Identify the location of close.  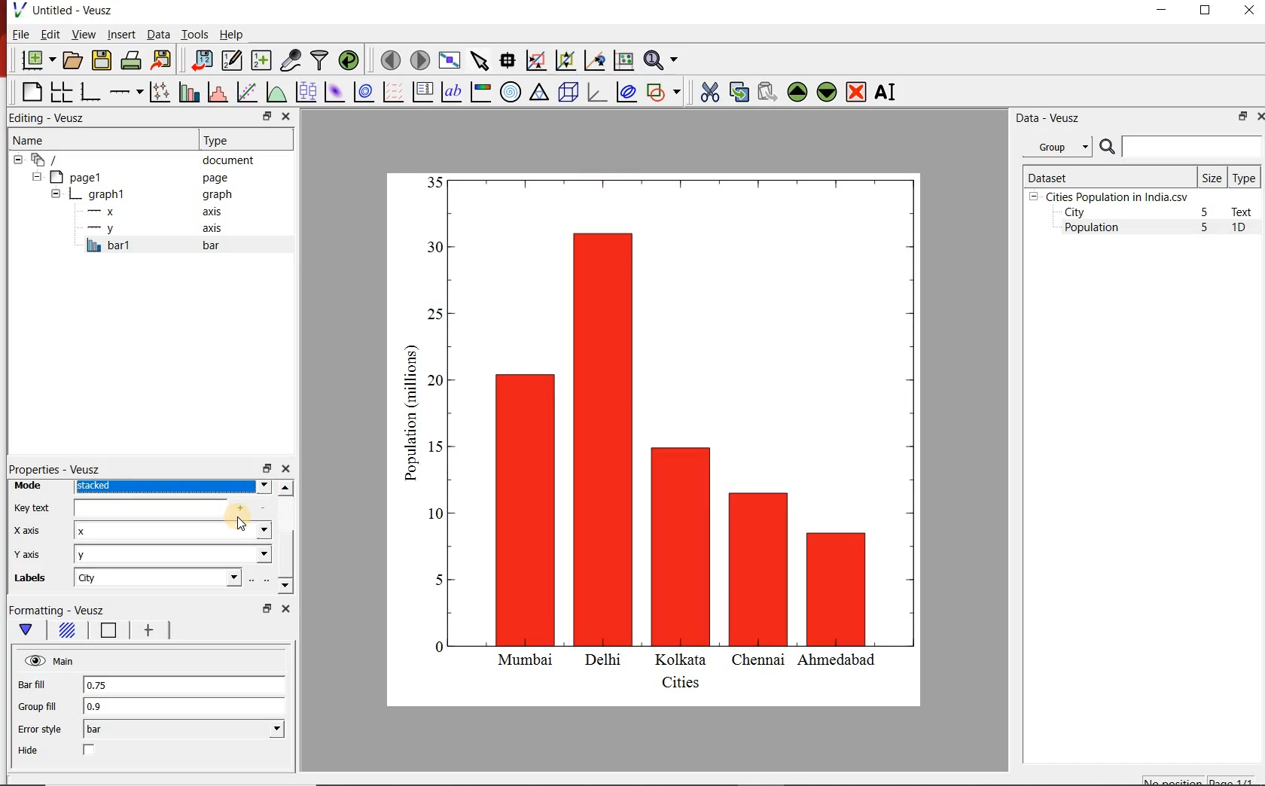
(285, 469).